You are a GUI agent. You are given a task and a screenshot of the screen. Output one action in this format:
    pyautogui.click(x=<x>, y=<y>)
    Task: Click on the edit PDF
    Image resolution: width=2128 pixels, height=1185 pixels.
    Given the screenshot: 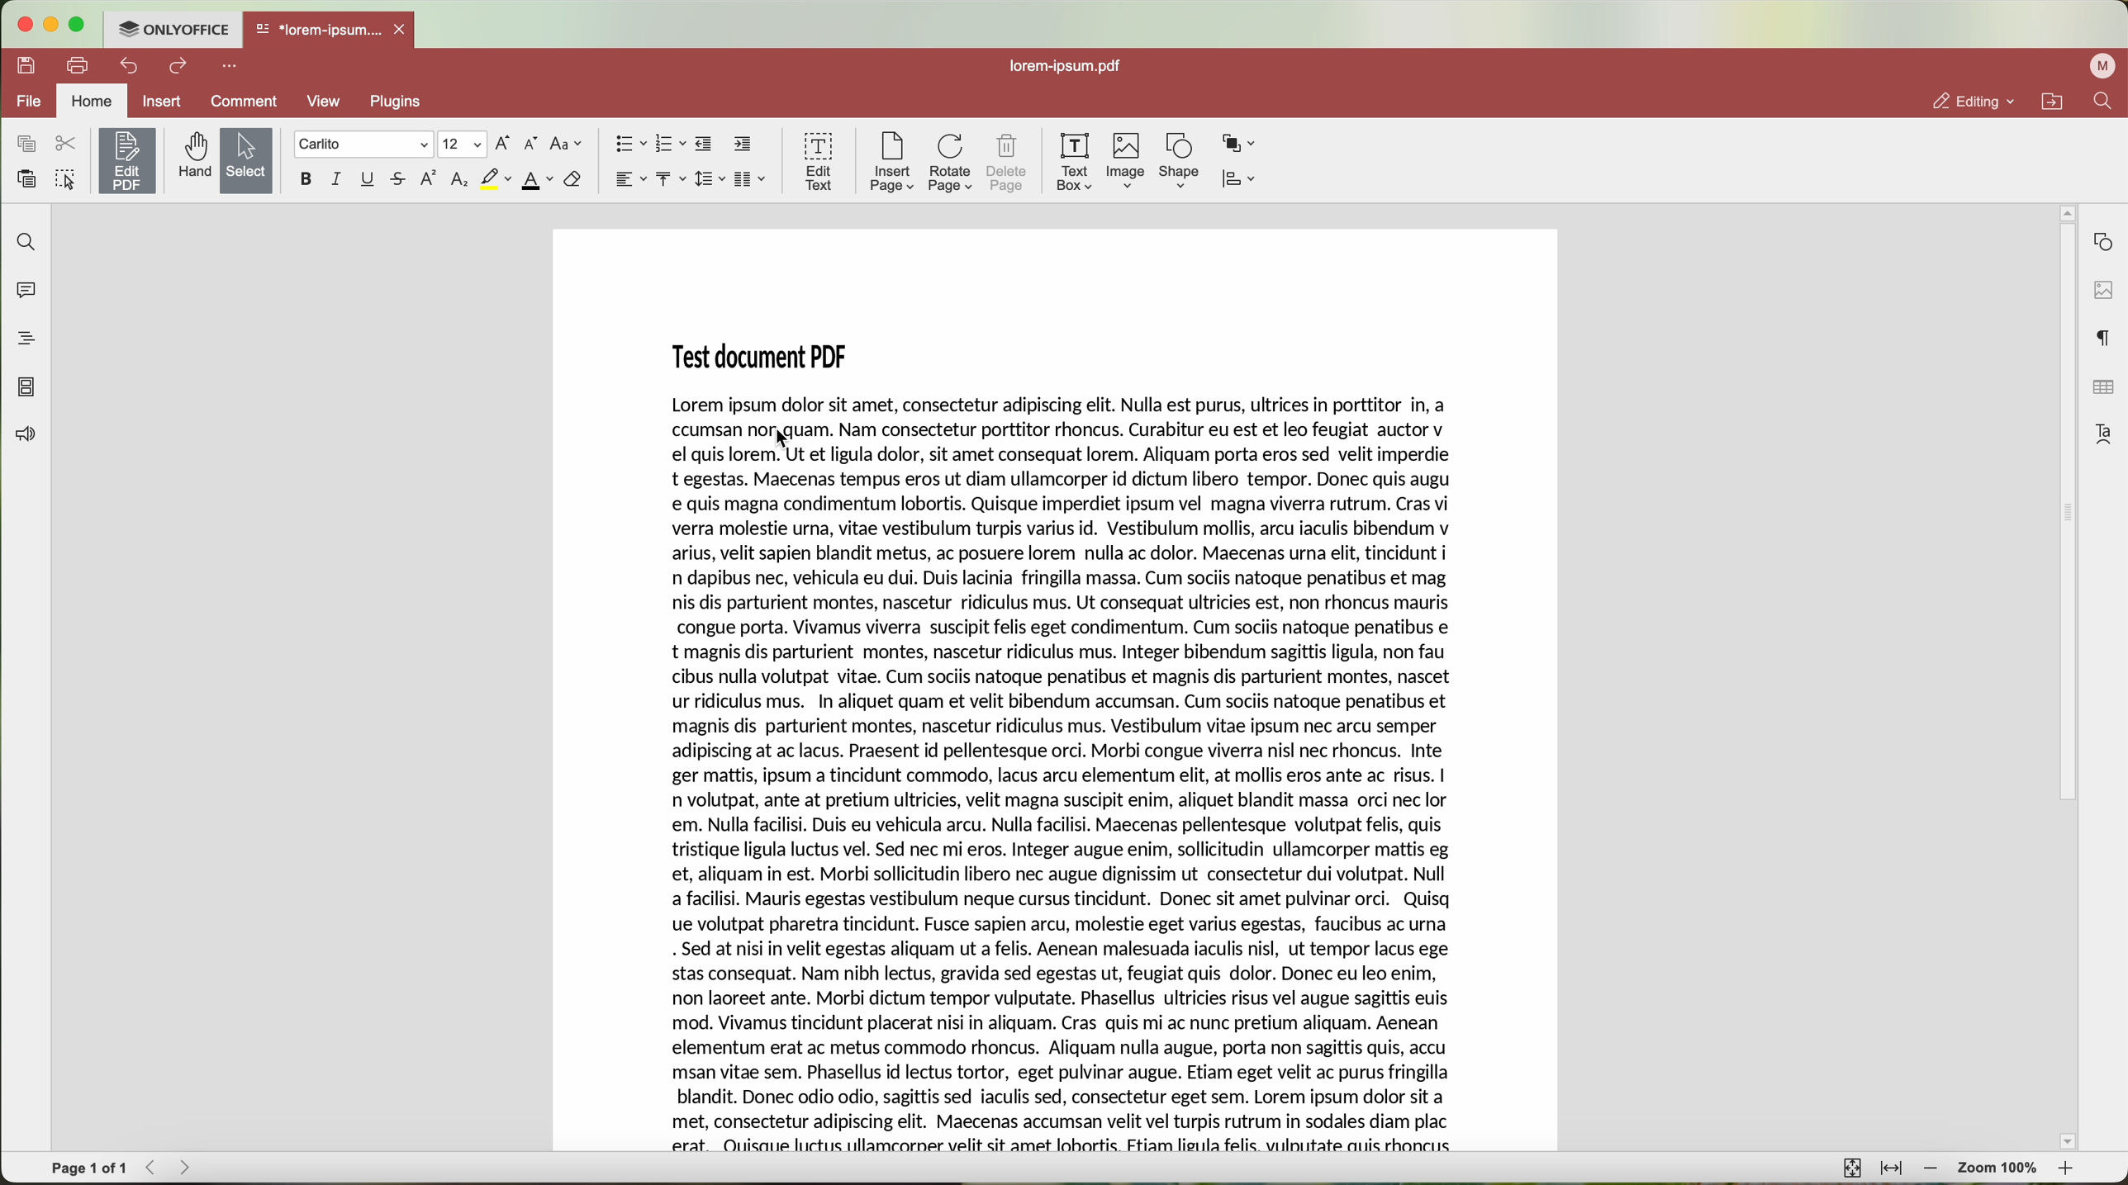 What is the action you would take?
    pyautogui.click(x=126, y=161)
    